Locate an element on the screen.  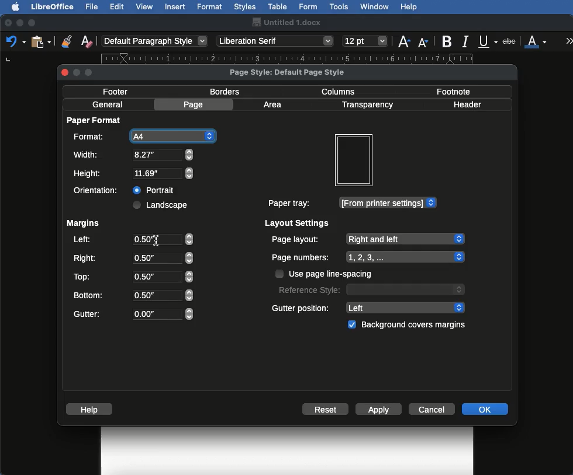
Gutter is located at coordinates (133, 315).